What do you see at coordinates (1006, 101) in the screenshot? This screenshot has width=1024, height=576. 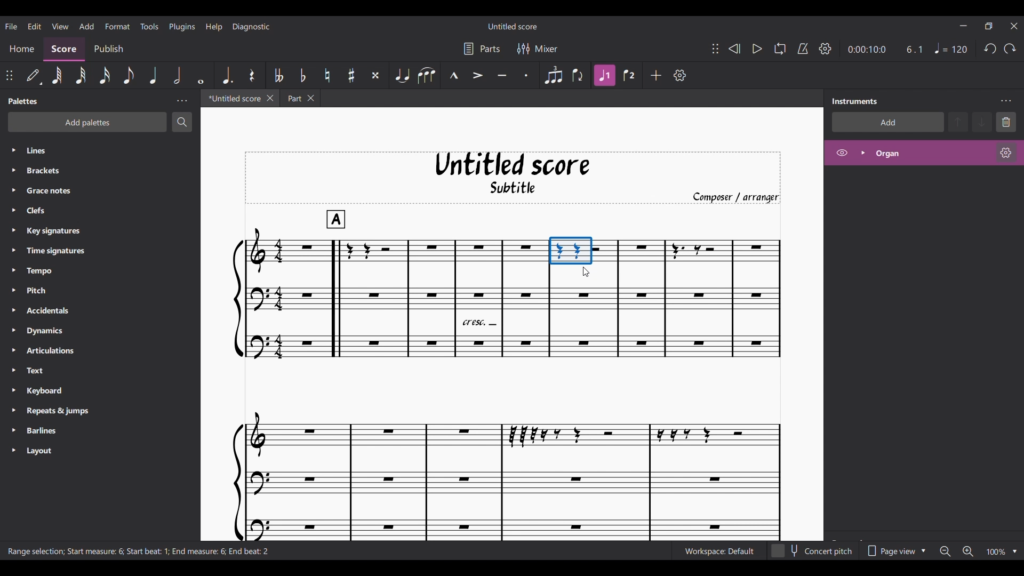 I see `Instrument panel settings` at bounding box center [1006, 101].